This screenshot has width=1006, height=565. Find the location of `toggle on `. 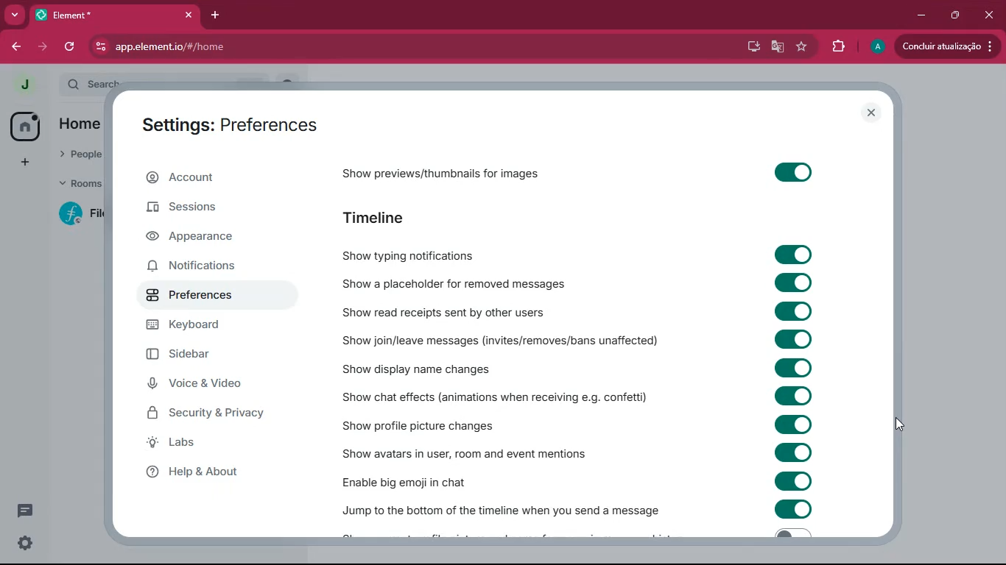

toggle on  is located at coordinates (794, 395).